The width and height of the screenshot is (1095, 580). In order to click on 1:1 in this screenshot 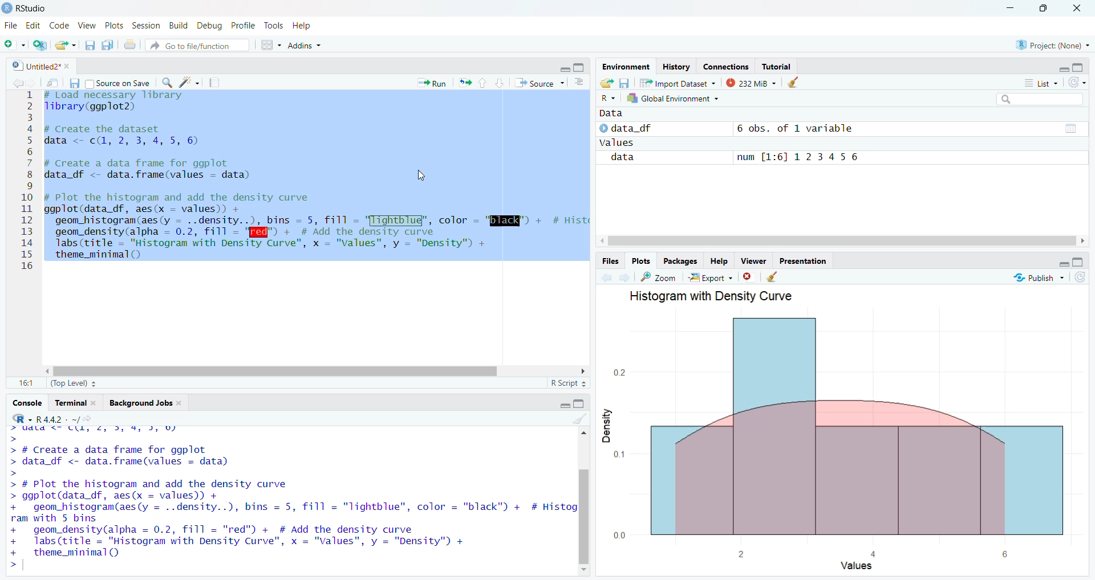, I will do `click(28, 383)`.